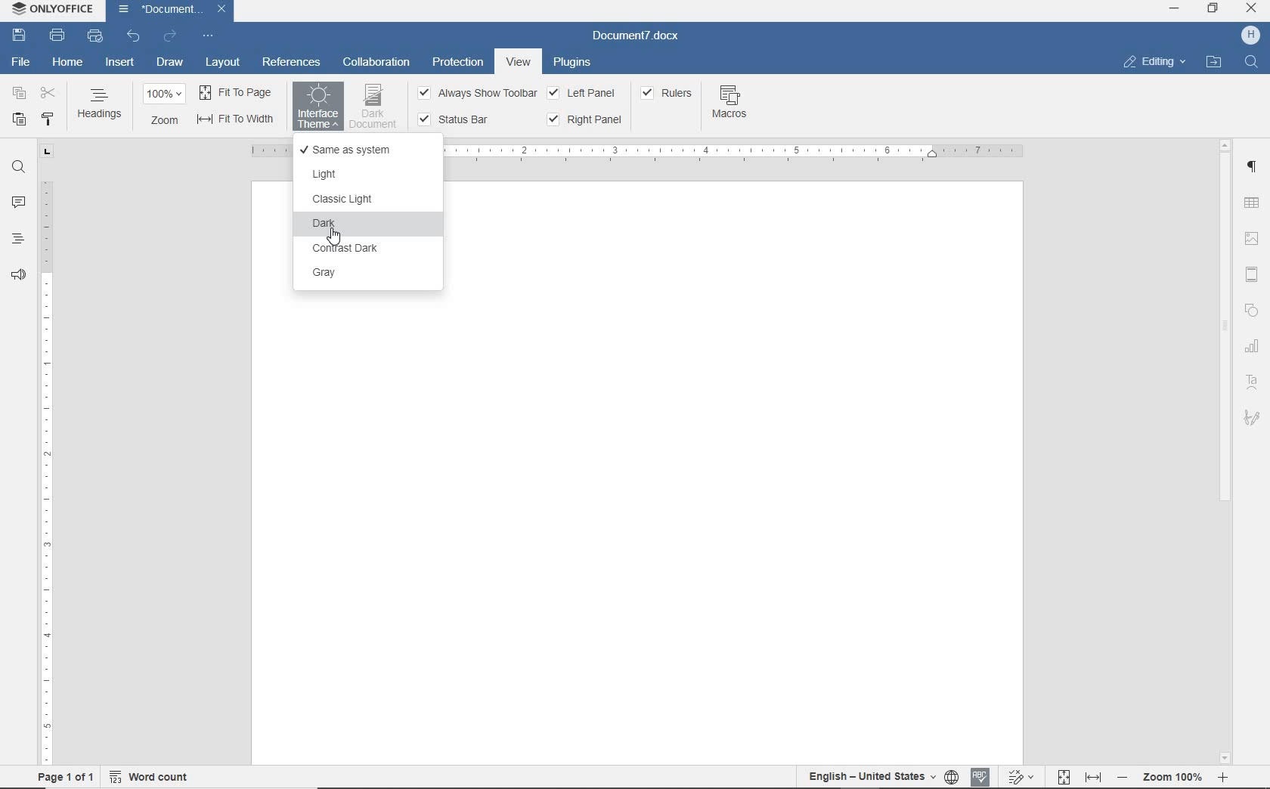 Image resolution: width=1270 pixels, height=789 pixels. What do you see at coordinates (952, 777) in the screenshot?
I see `SET DOCUMENT LANGUAGE` at bounding box center [952, 777].